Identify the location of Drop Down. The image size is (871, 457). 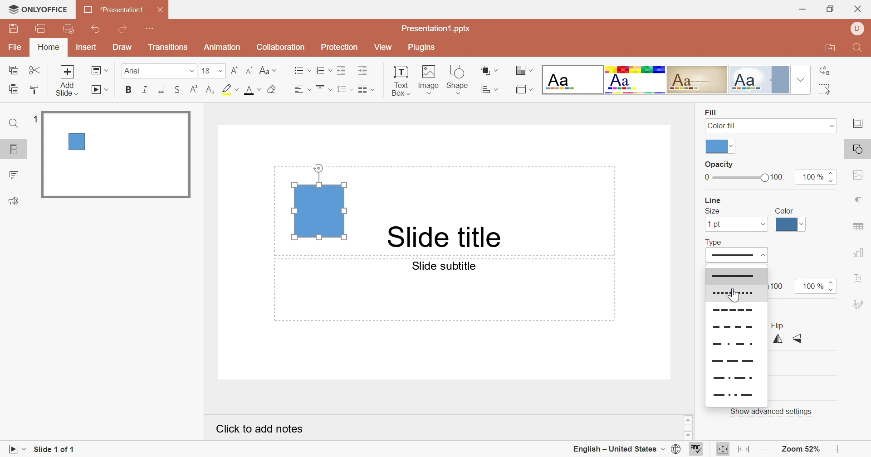
(829, 125).